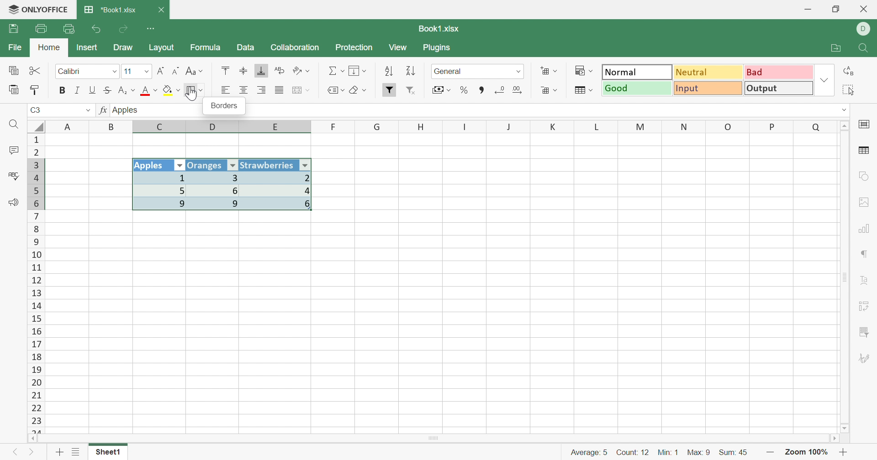 The height and width of the screenshot is (460, 877). I want to click on Input, so click(710, 89).